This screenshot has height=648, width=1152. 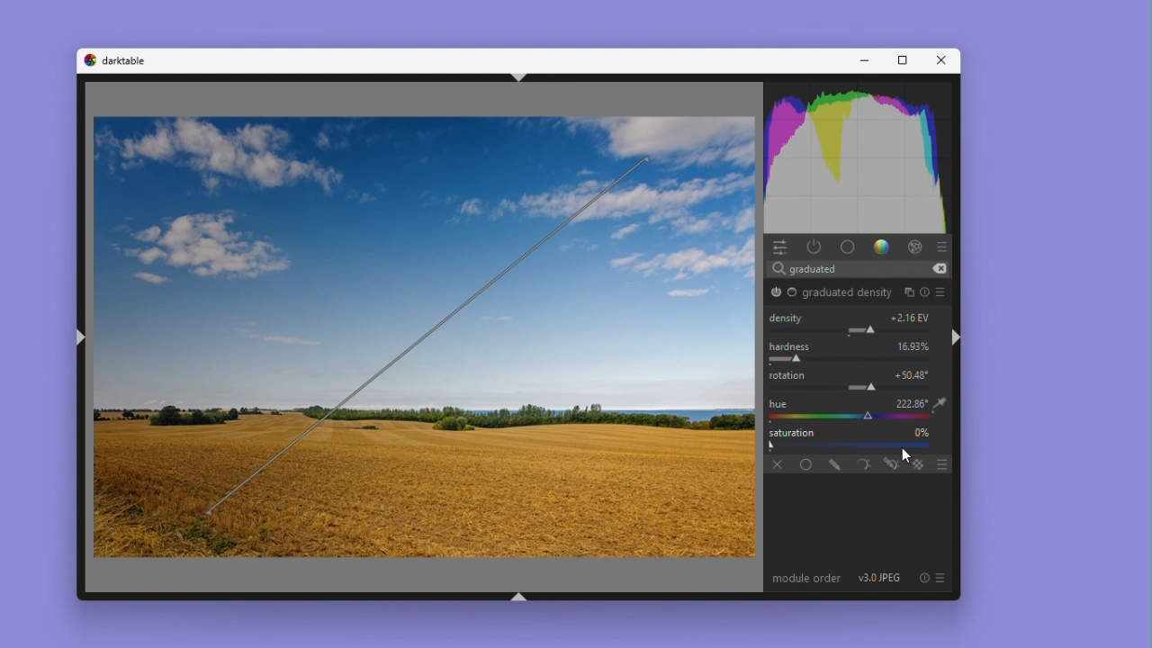 I want to click on Minimise, so click(x=863, y=60).